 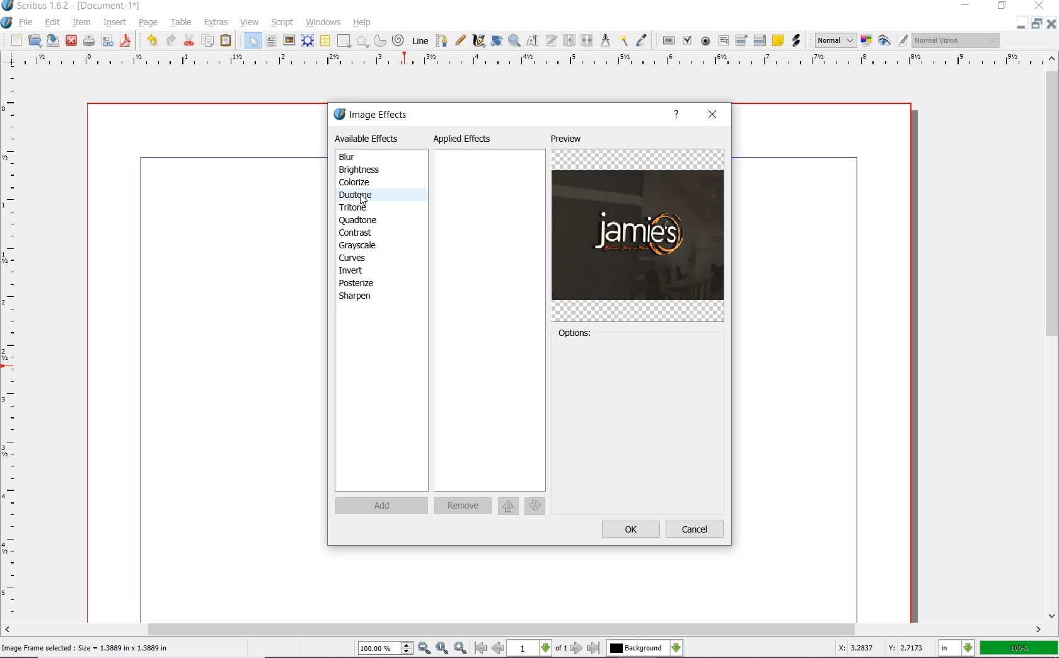 I want to click on available effects, so click(x=371, y=139).